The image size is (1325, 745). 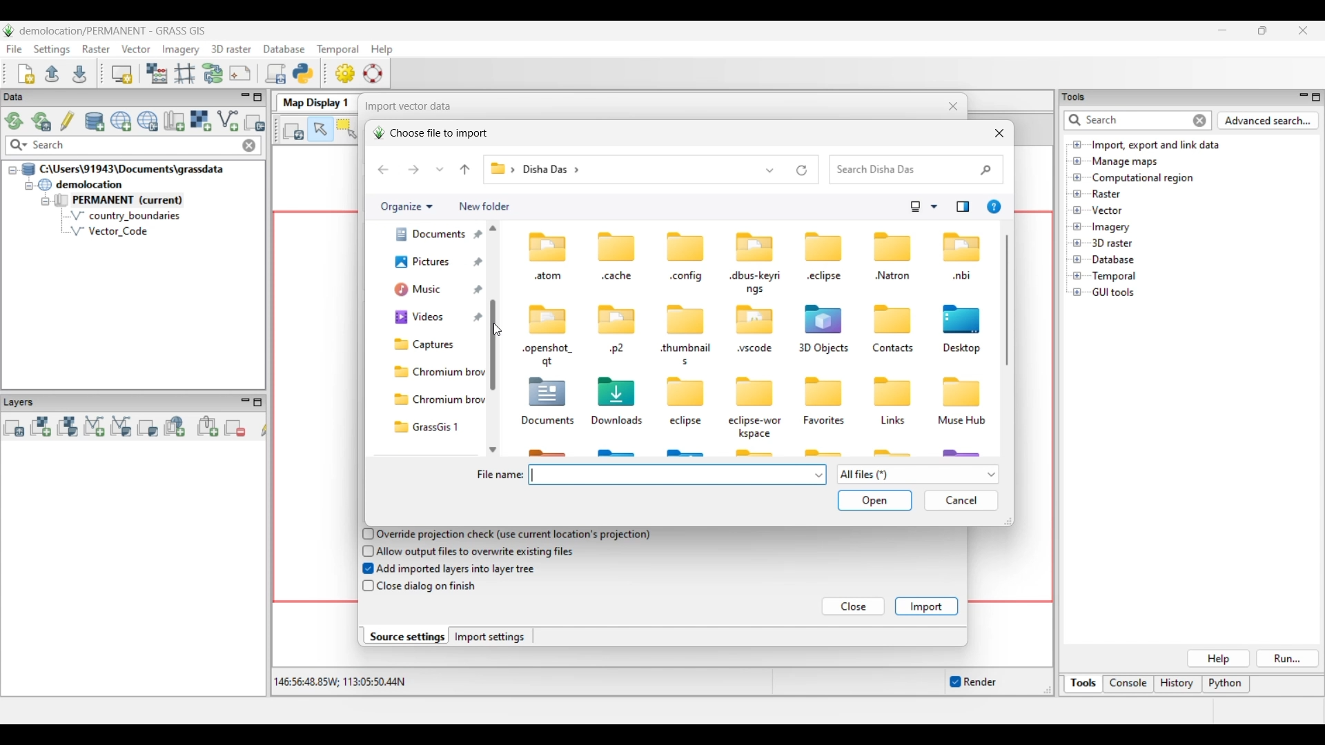 What do you see at coordinates (756, 283) in the screenshot?
I see `«dbus-keyri
ngs` at bounding box center [756, 283].